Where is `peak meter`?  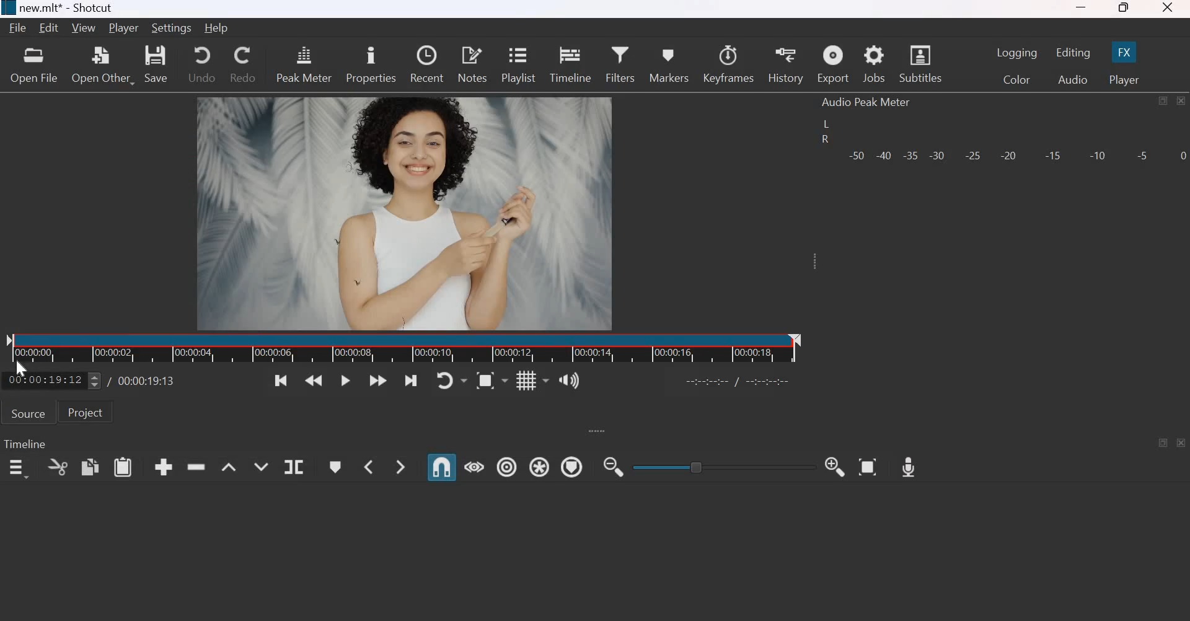
peak meter is located at coordinates (304, 63).